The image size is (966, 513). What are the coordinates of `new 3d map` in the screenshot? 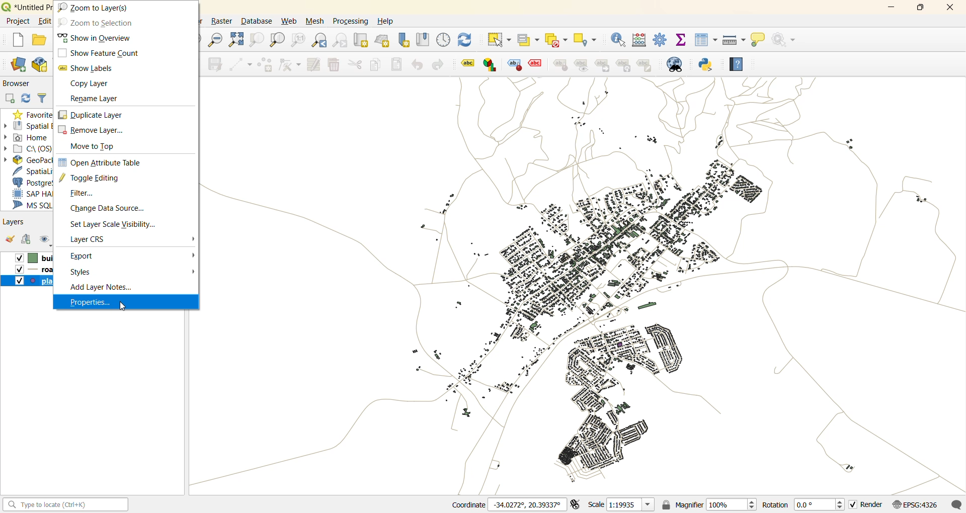 It's located at (383, 40).